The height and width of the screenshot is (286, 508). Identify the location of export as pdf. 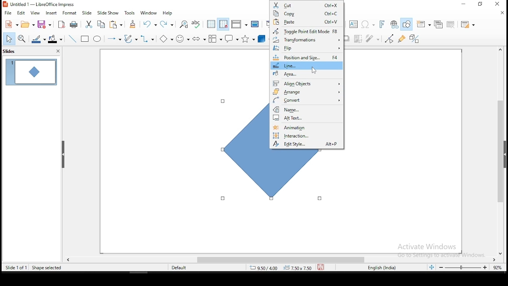
(62, 24).